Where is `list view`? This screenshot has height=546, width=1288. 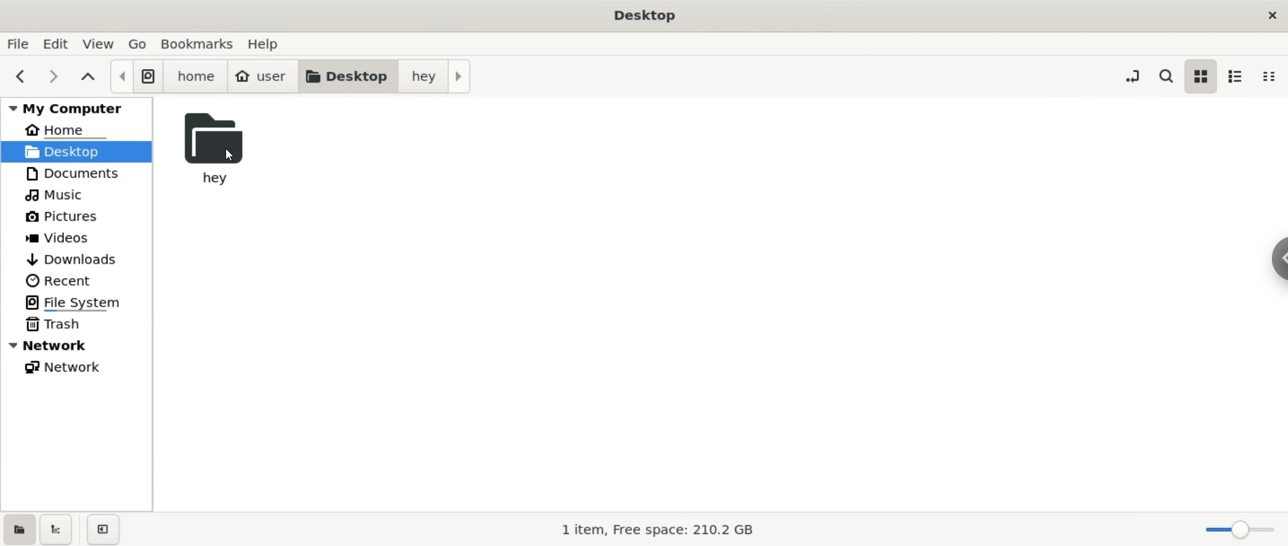
list view is located at coordinates (1240, 76).